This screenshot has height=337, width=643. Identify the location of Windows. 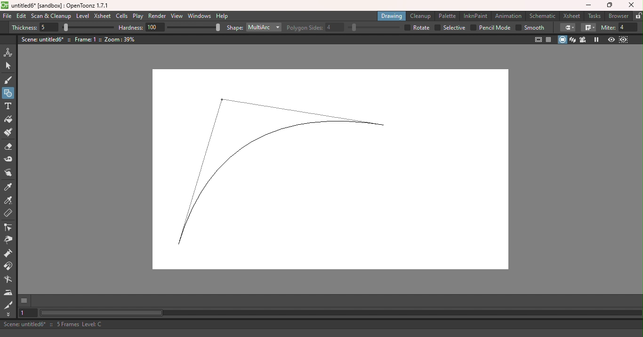
(200, 16).